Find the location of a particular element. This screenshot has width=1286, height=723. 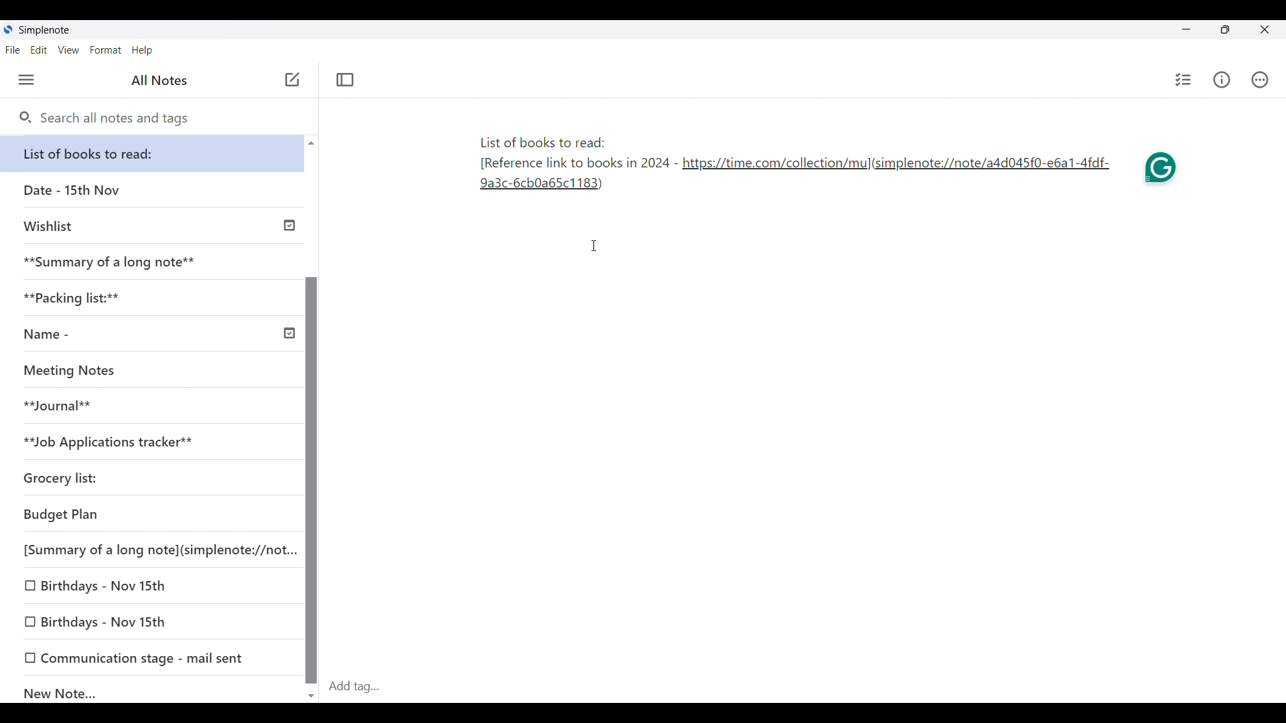

New Note... is located at coordinates (154, 690).